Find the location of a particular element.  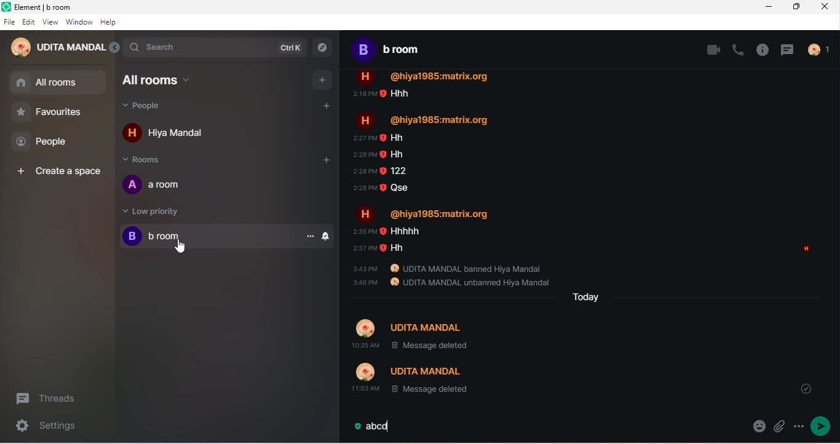

view is located at coordinates (50, 24).